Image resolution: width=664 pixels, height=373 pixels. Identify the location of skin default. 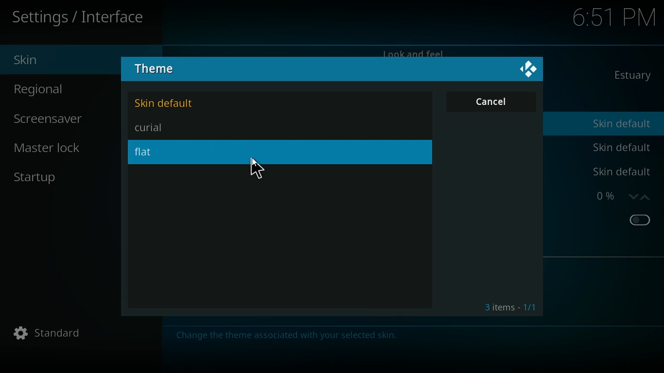
(172, 103).